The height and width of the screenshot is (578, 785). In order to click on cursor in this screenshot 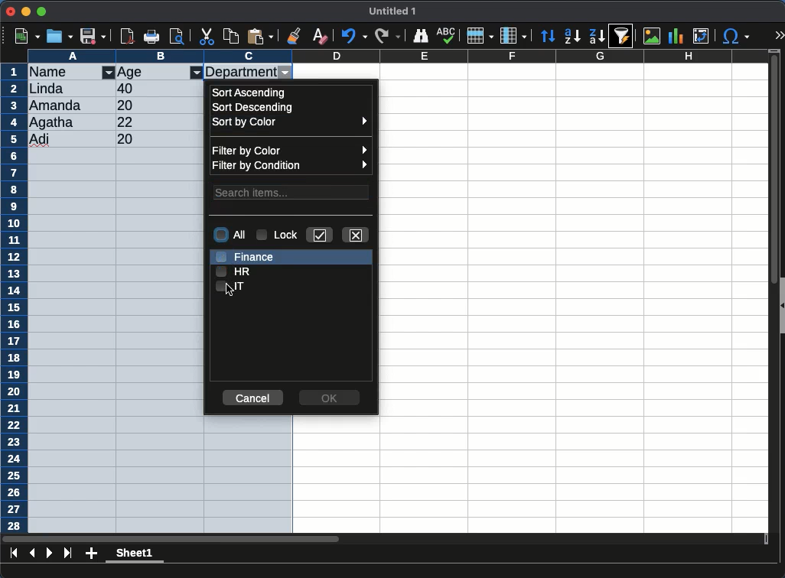, I will do `click(233, 292)`.